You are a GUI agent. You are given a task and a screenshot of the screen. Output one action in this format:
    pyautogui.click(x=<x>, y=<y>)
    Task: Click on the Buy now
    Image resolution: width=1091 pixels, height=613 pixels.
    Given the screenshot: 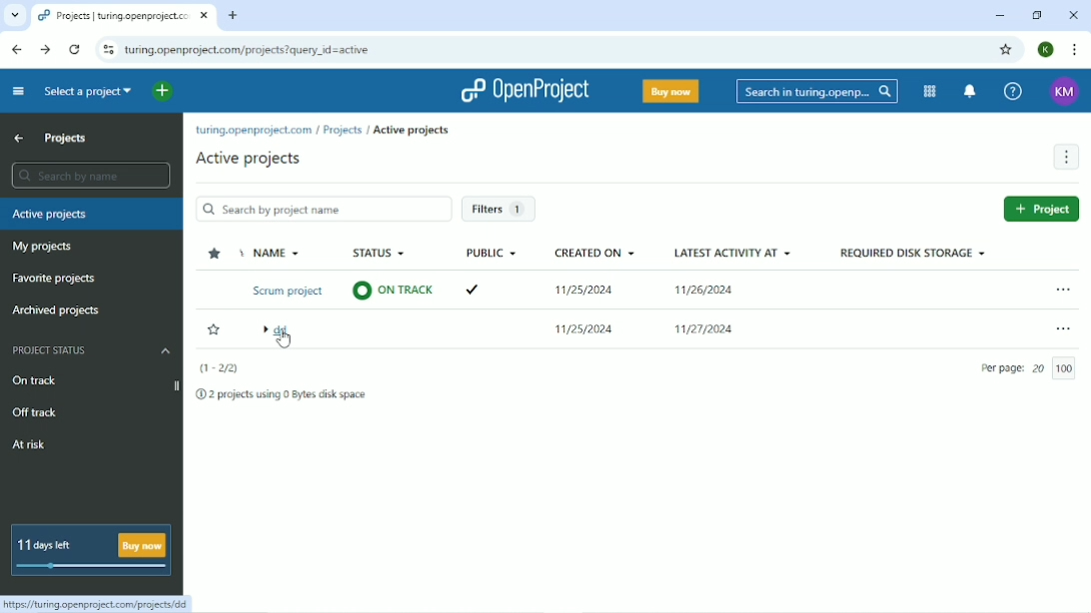 What is the action you would take?
    pyautogui.click(x=671, y=91)
    